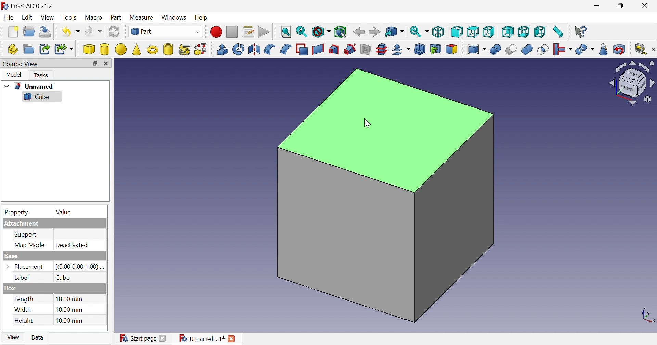 The height and width of the screenshot is (345, 657). What do you see at coordinates (27, 5) in the screenshot?
I see `FreeCAD 0.21.2` at bounding box center [27, 5].